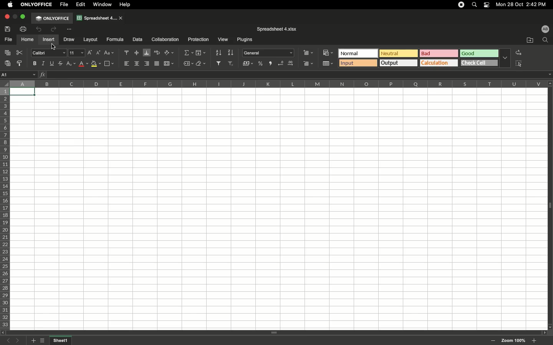 The image size is (553, 345). Describe the element at coordinates (169, 63) in the screenshot. I see `Merge and center` at that location.